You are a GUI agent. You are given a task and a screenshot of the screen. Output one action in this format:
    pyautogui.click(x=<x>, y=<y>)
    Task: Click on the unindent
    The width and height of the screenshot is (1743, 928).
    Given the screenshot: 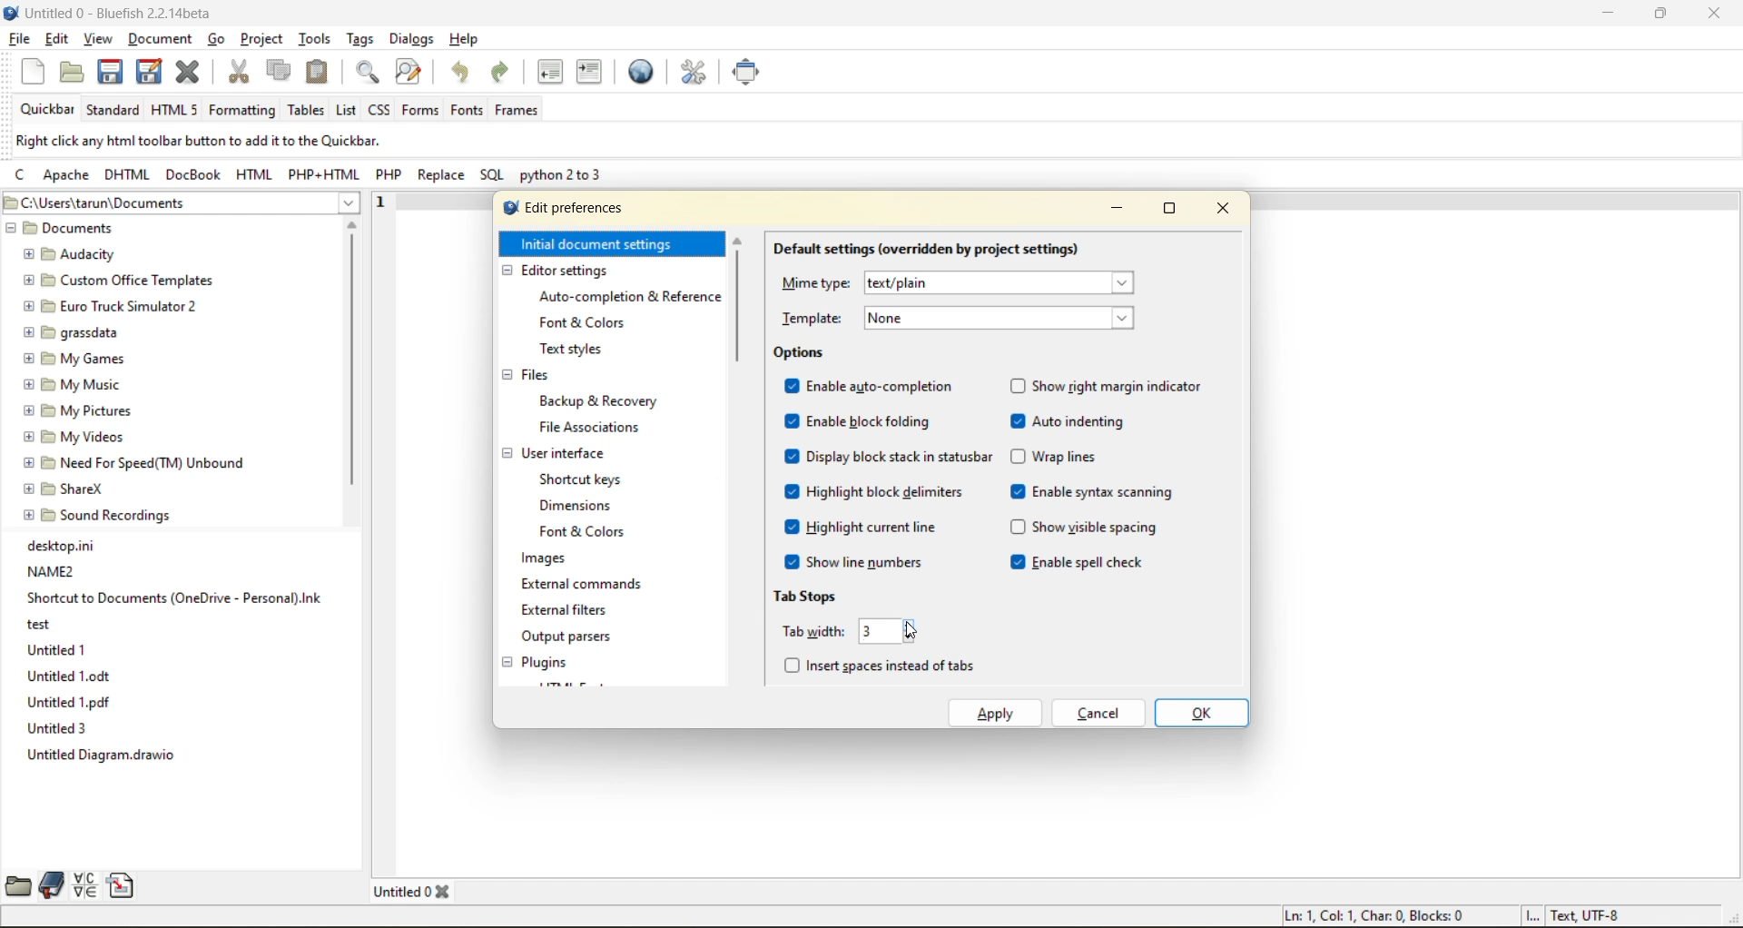 What is the action you would take?
    pyautogui.click(x=550, y=73)
    